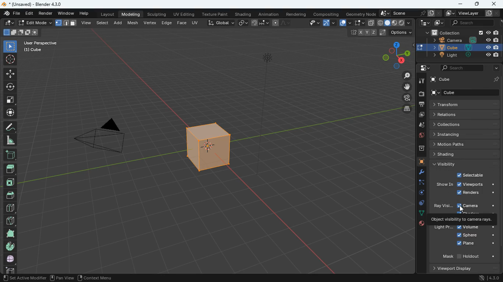  I want to click on collections, so click(463, 124).